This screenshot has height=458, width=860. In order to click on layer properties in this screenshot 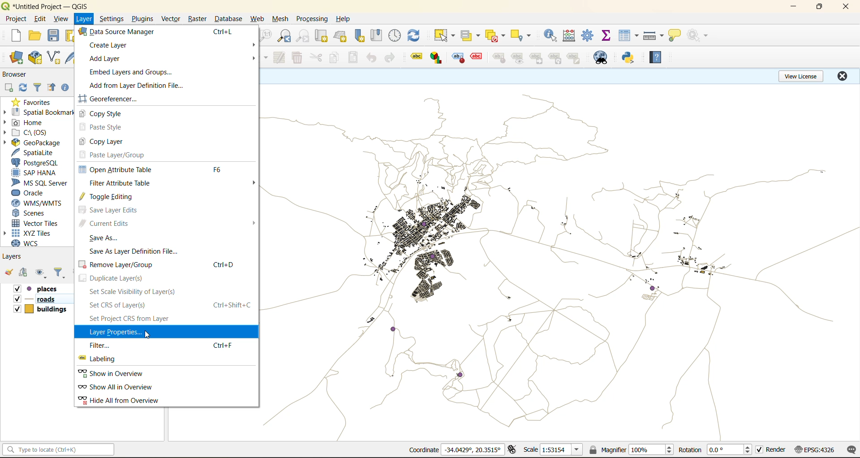, I will do `click(116, 332)`.